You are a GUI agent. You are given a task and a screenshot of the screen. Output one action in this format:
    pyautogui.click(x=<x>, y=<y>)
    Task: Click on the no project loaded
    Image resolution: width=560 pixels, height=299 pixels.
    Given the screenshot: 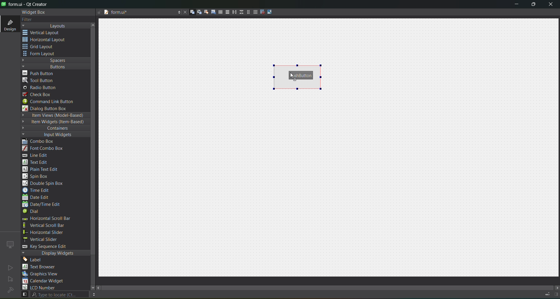 What is the action you would take?
    pyautogui.click(x=10, y=290)
    